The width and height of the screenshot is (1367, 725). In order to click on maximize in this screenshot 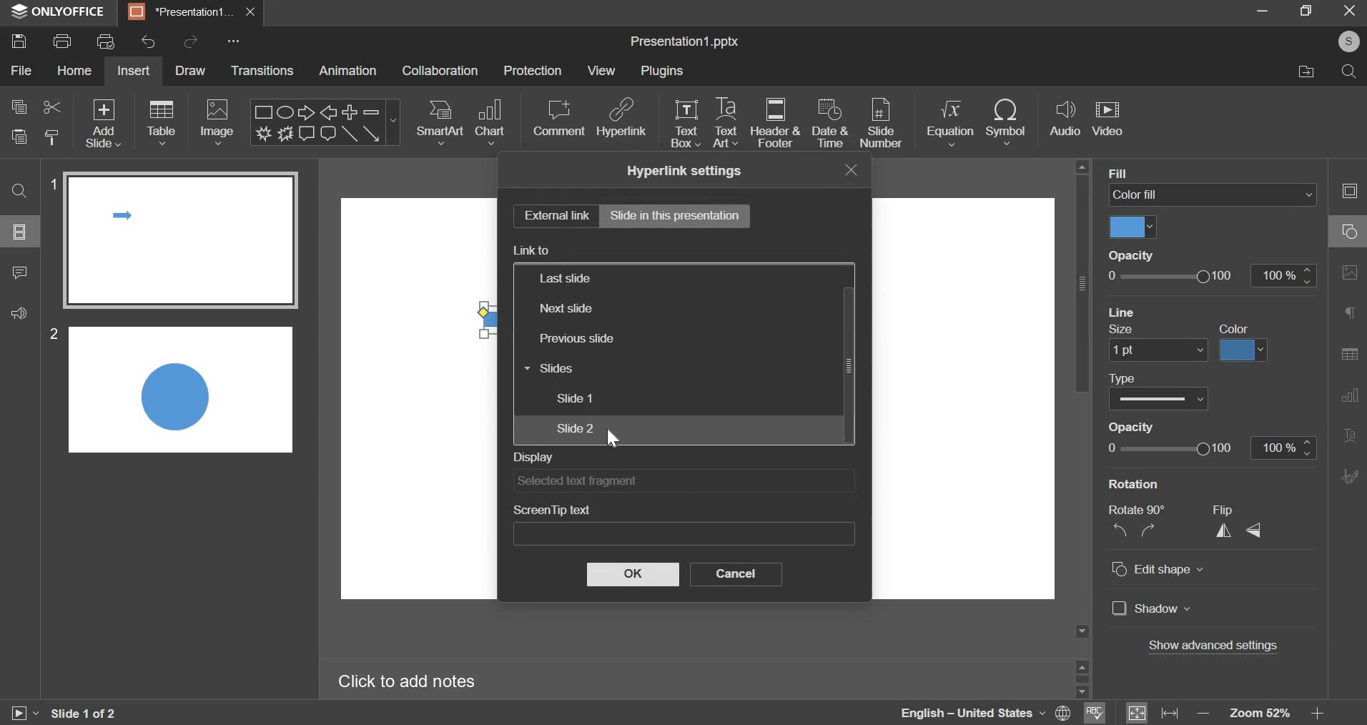, I will do `click(1306, 10)`.